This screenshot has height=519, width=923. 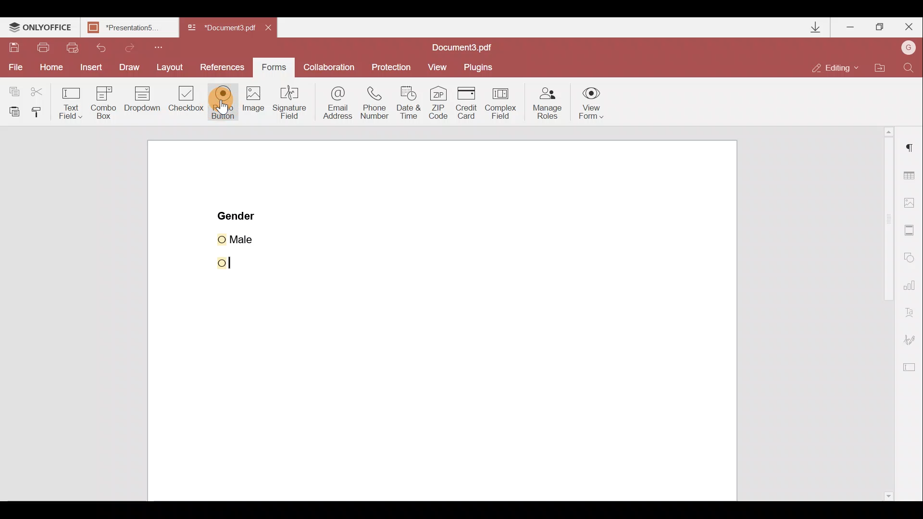 What do you see at coordinates (292, 107) in the screenshot?
I see `Signature field` at bounding box center [292, 107].